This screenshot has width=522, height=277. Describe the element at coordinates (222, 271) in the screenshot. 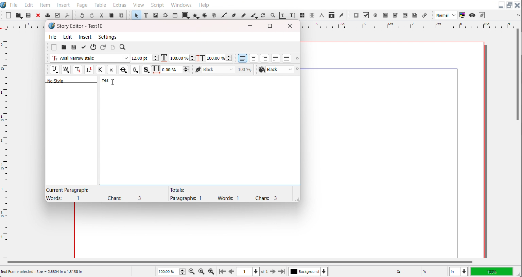

I see `Go to first page` at that location.